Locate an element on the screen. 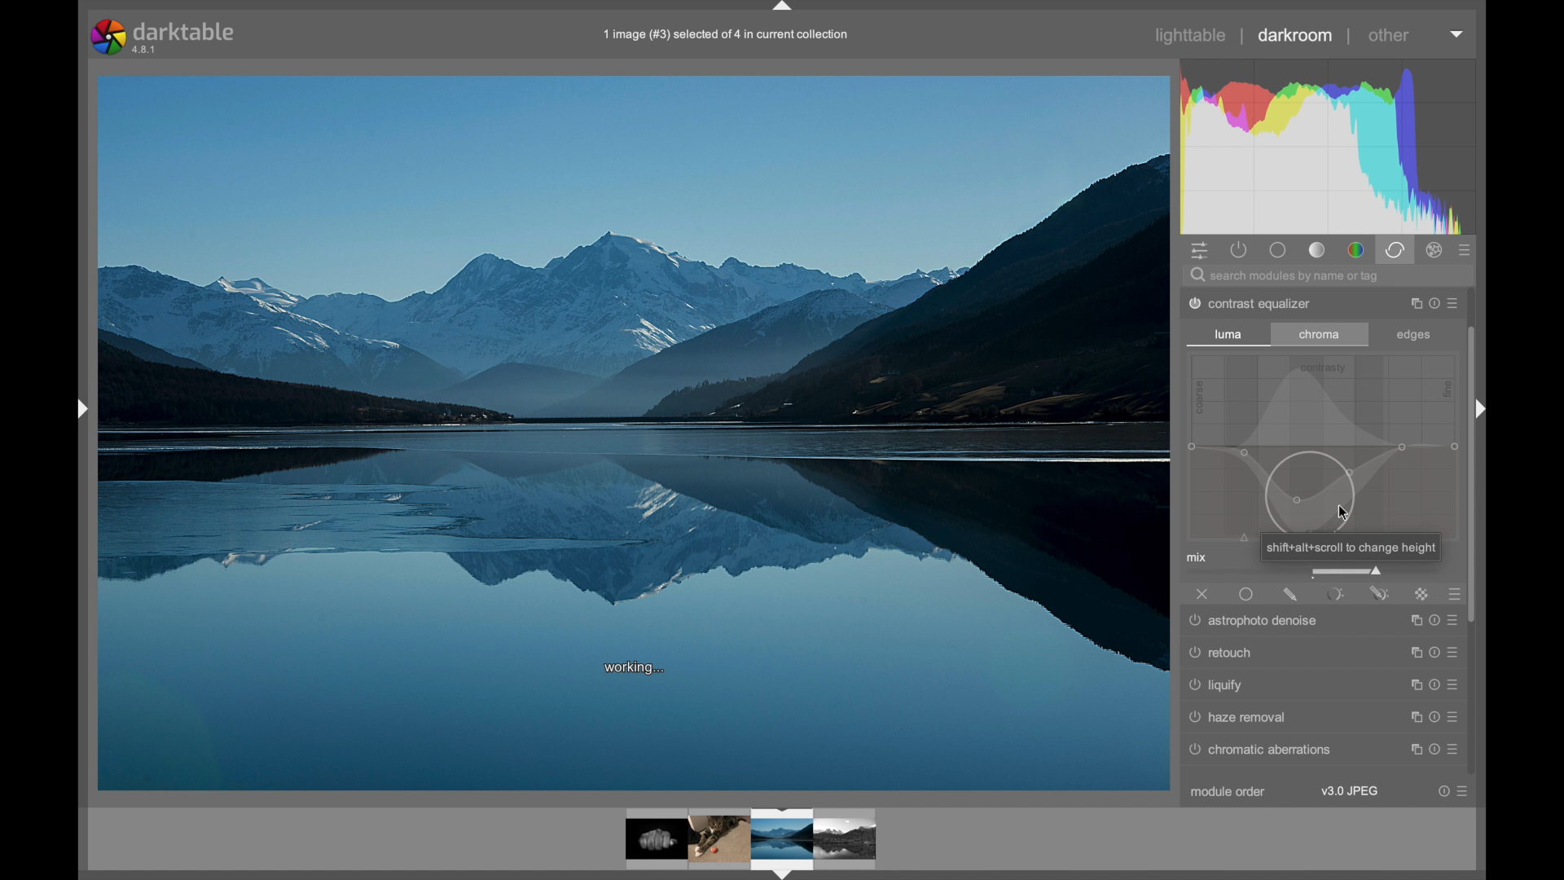  parametric mask is located at coordinates (1334, 594).